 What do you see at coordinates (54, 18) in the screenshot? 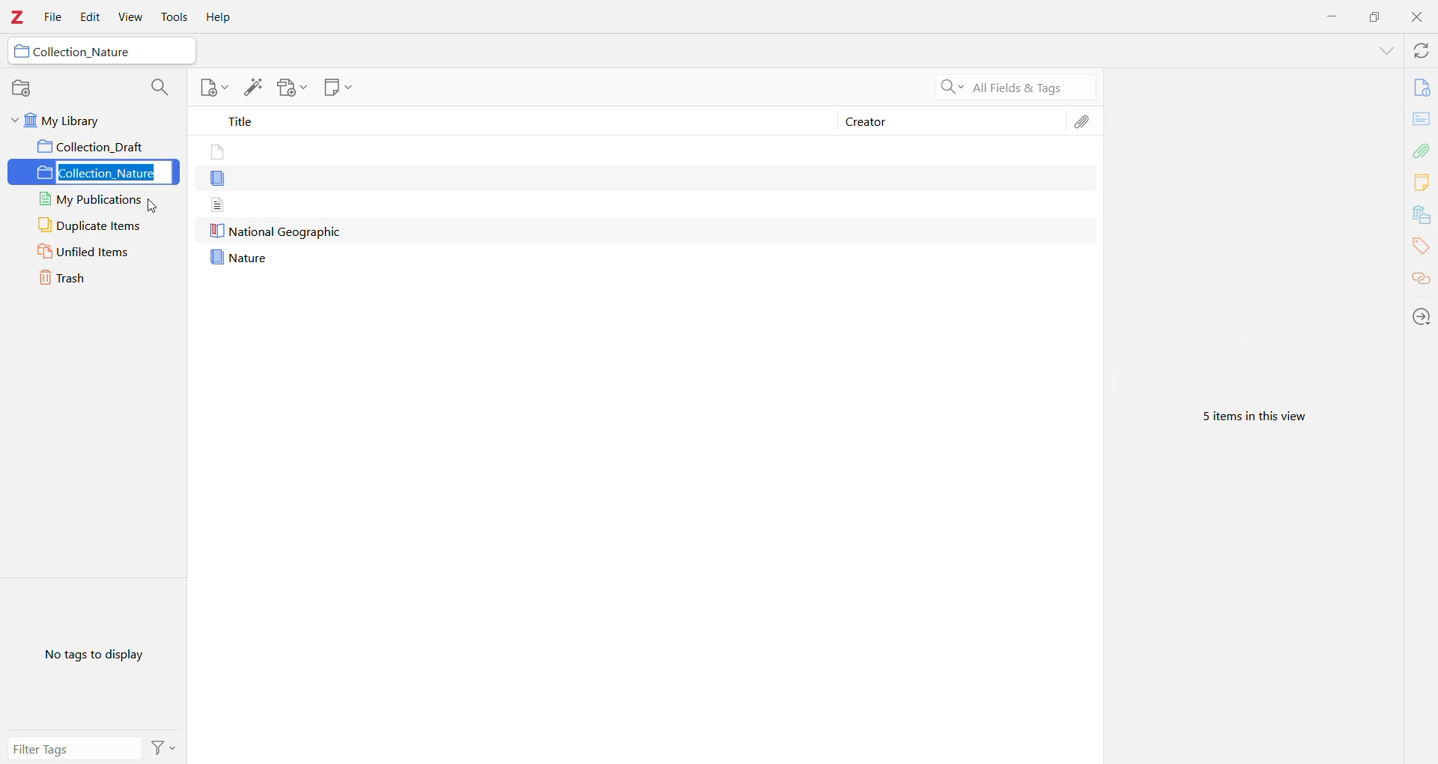
I see `File` at bounding box center [54, 18].